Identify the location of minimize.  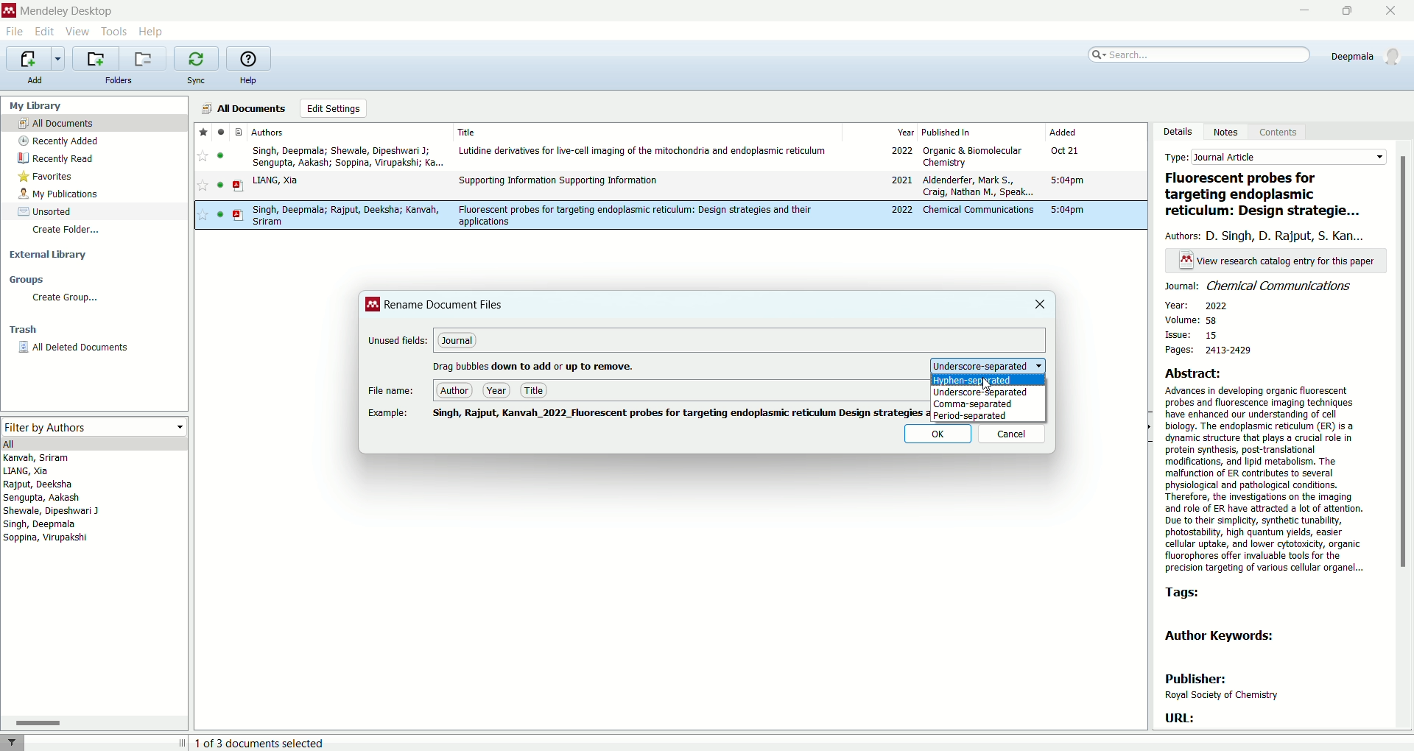
(1301, 11).